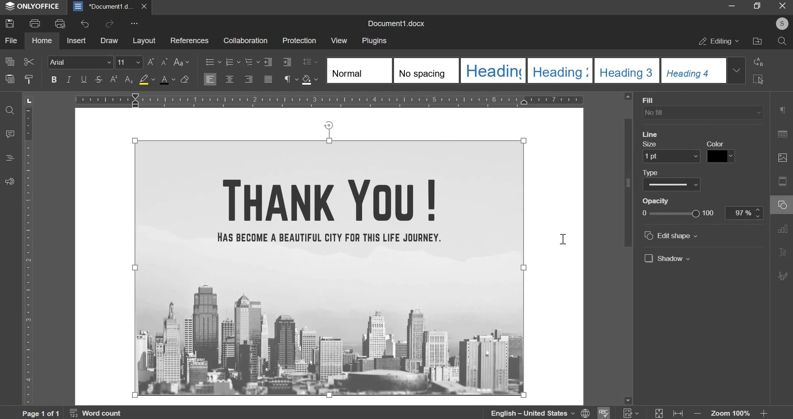 The height and width of the screenshot is (419, 793). What do you see at coordinates (35, 23) in the screenshot?
I see `print` at bounding box center [35, 23].